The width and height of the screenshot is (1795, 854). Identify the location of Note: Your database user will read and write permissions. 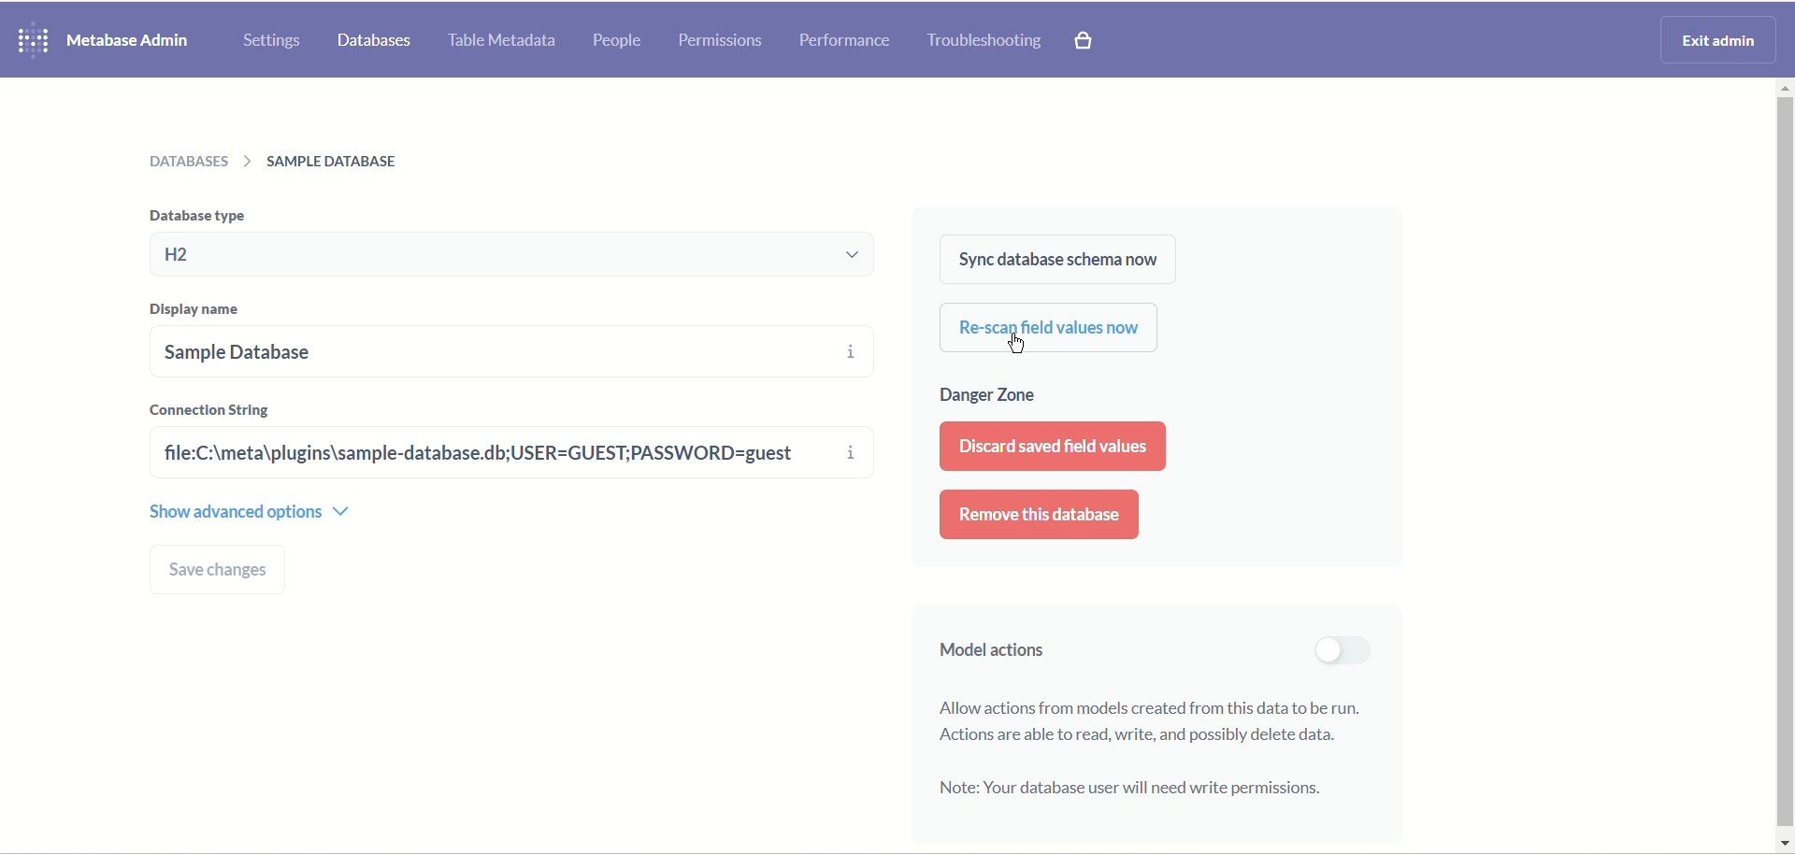
(1131, 789).